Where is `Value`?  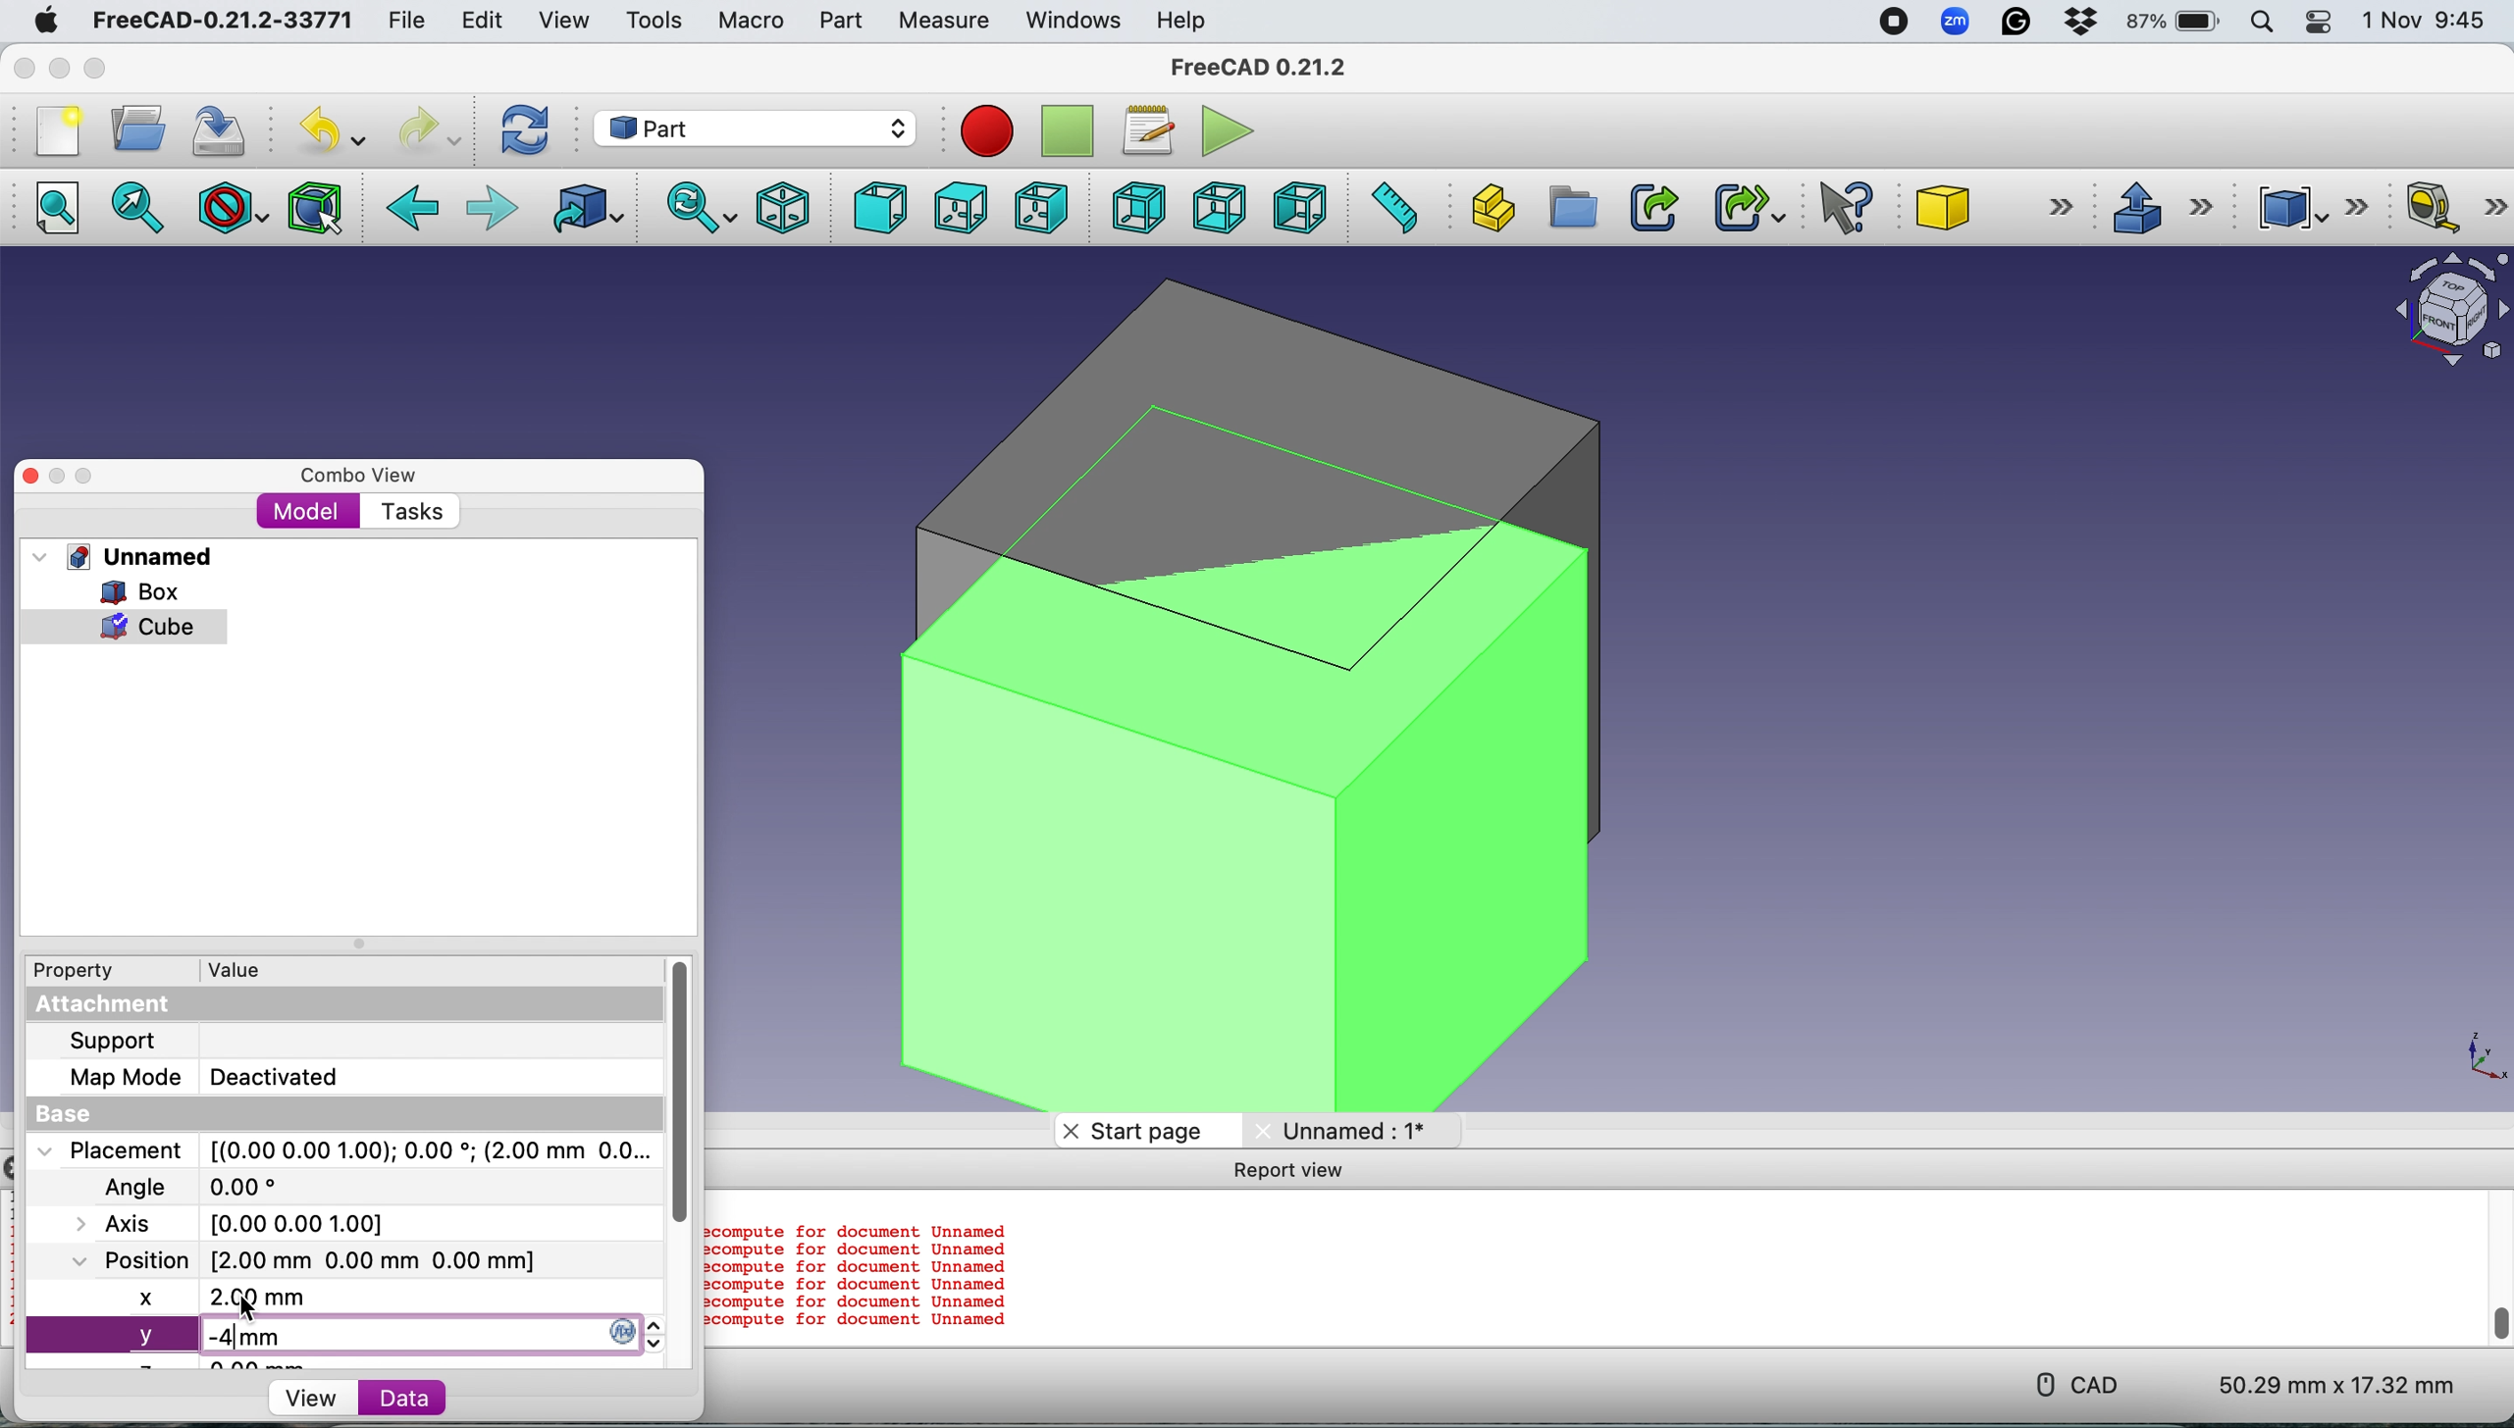 Value is located at coordinates (241, 968).